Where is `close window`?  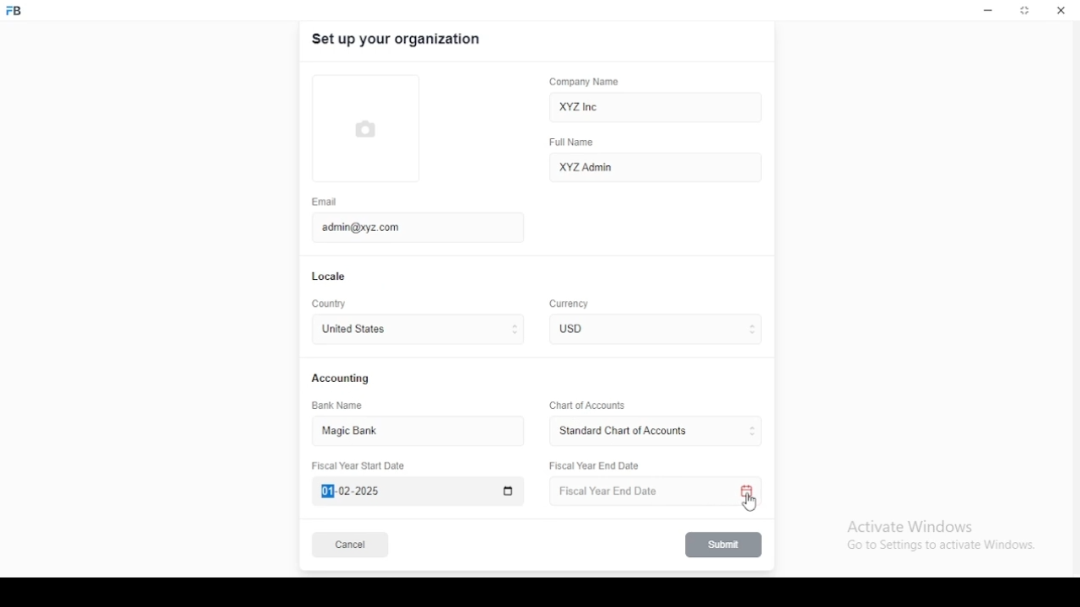
close window is located at coordinates (1059, 10).